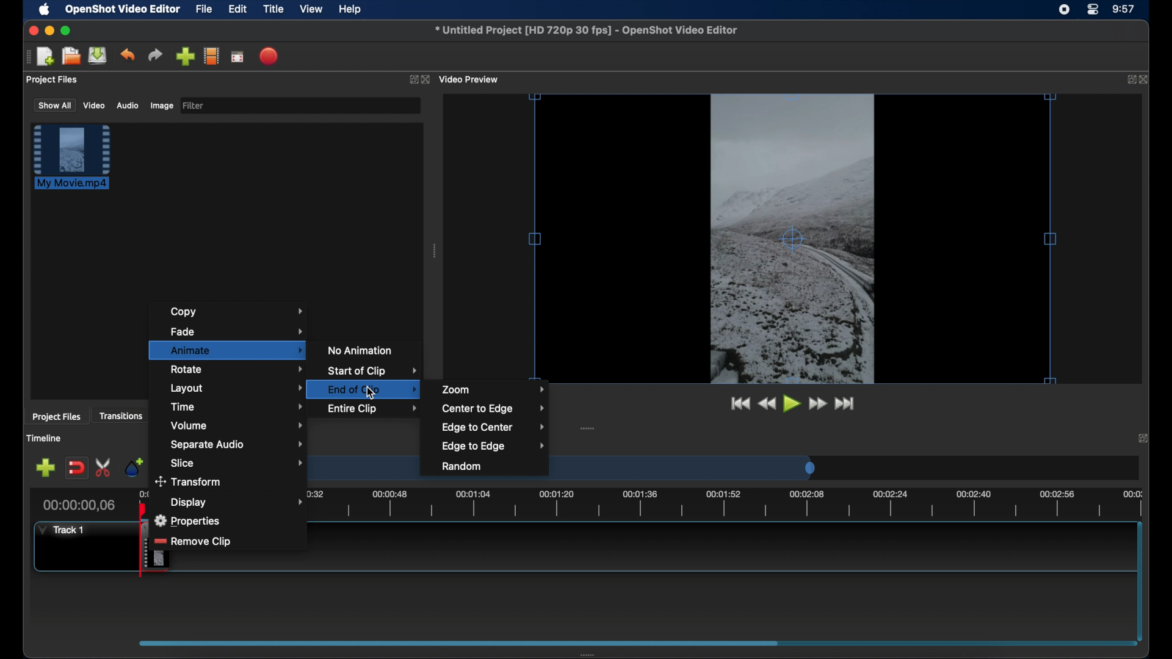 The image size is (1172, 659). Describe the element at coordinates (237, 10) in the screenshot. I see `edit` at that location.